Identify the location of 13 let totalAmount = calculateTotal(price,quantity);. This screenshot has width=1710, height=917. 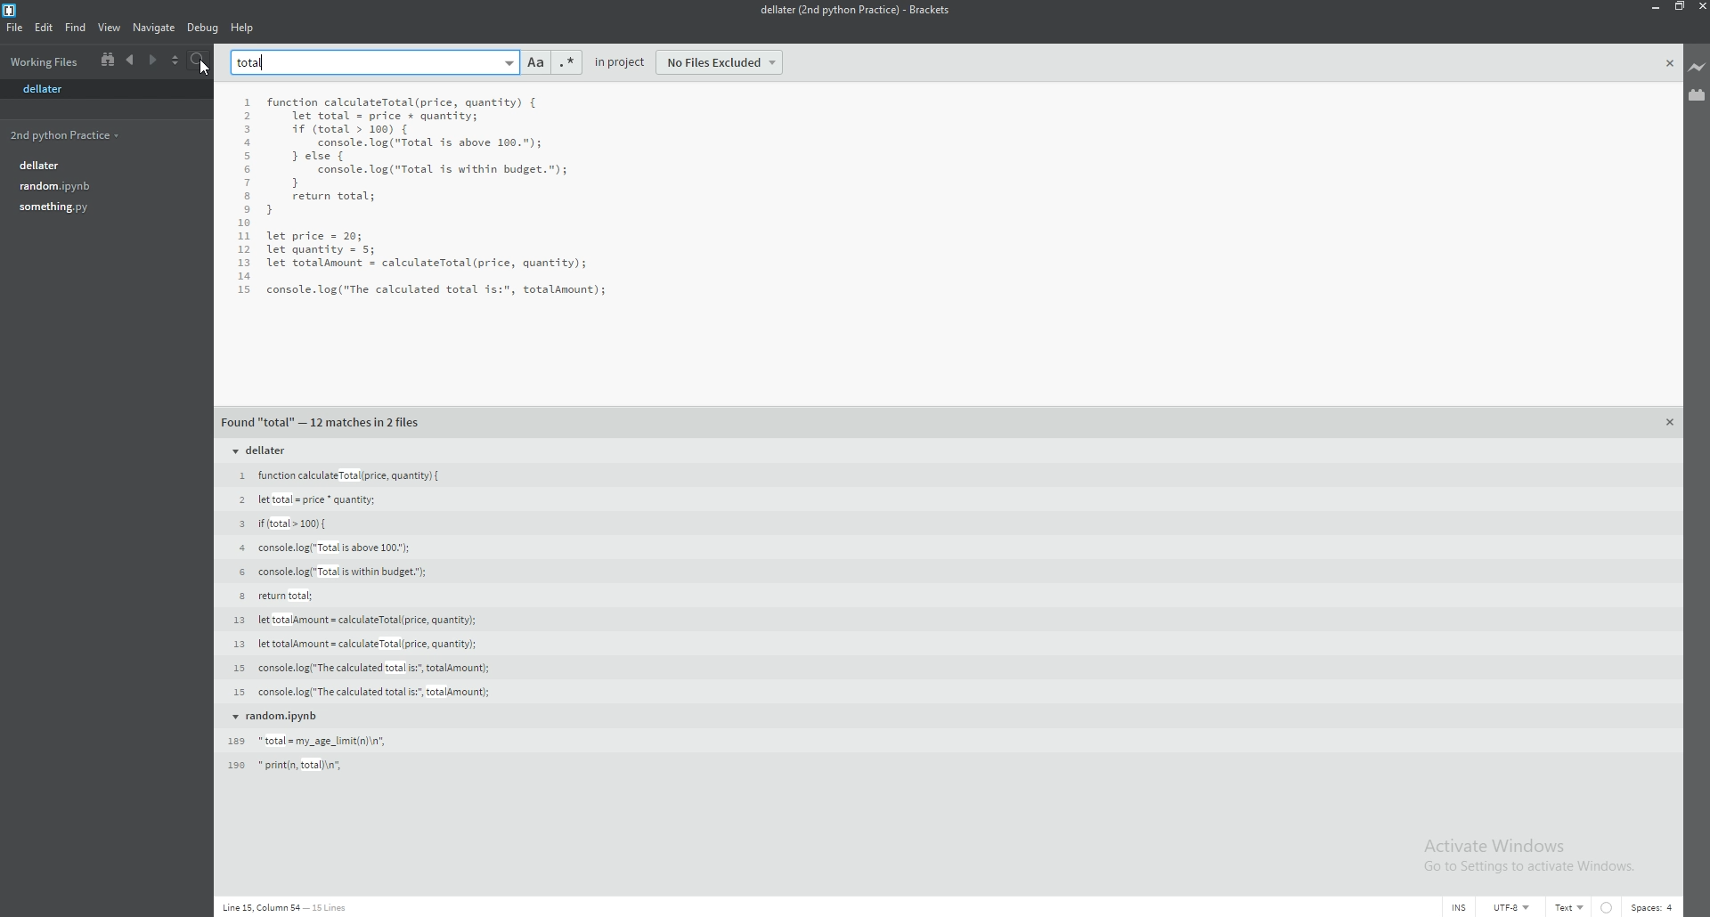
(354, 643).